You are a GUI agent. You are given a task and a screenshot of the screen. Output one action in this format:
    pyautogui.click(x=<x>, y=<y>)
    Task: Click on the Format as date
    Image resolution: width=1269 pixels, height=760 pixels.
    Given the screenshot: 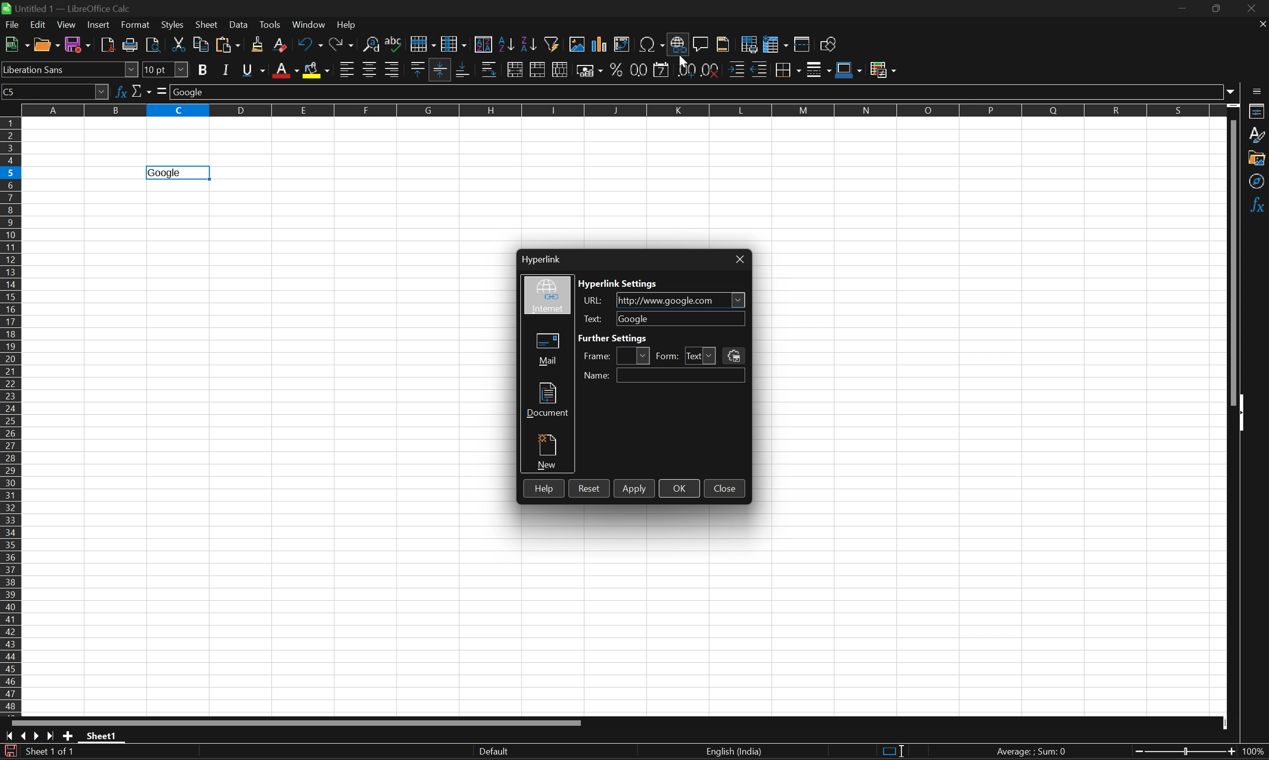 What is the action you would take?
    pyautogui.click(x=662, y=71)
    